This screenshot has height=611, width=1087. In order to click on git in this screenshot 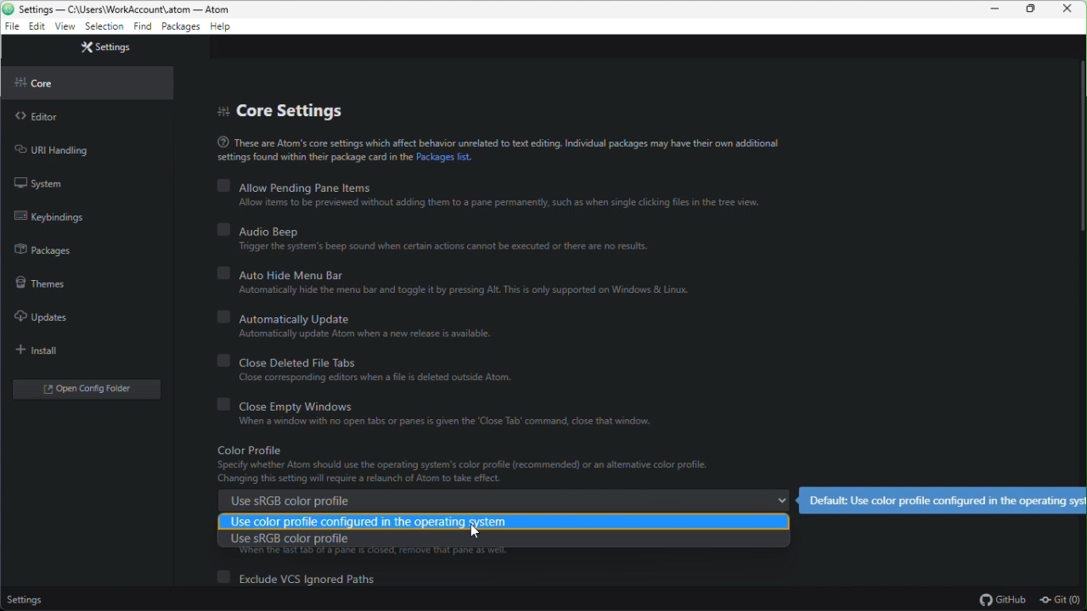, I will do `click(1063, 601)`.